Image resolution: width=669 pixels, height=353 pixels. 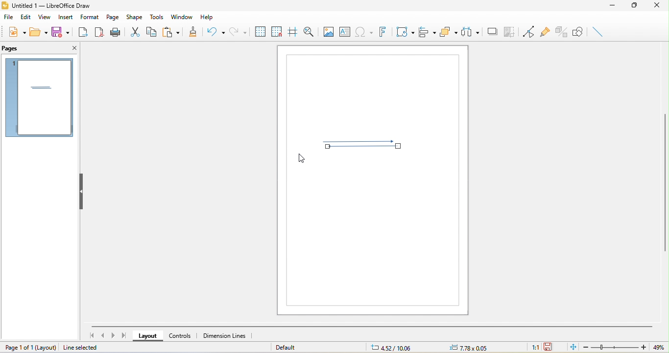 I want to click on 1:1, so click(x=532, y=348).